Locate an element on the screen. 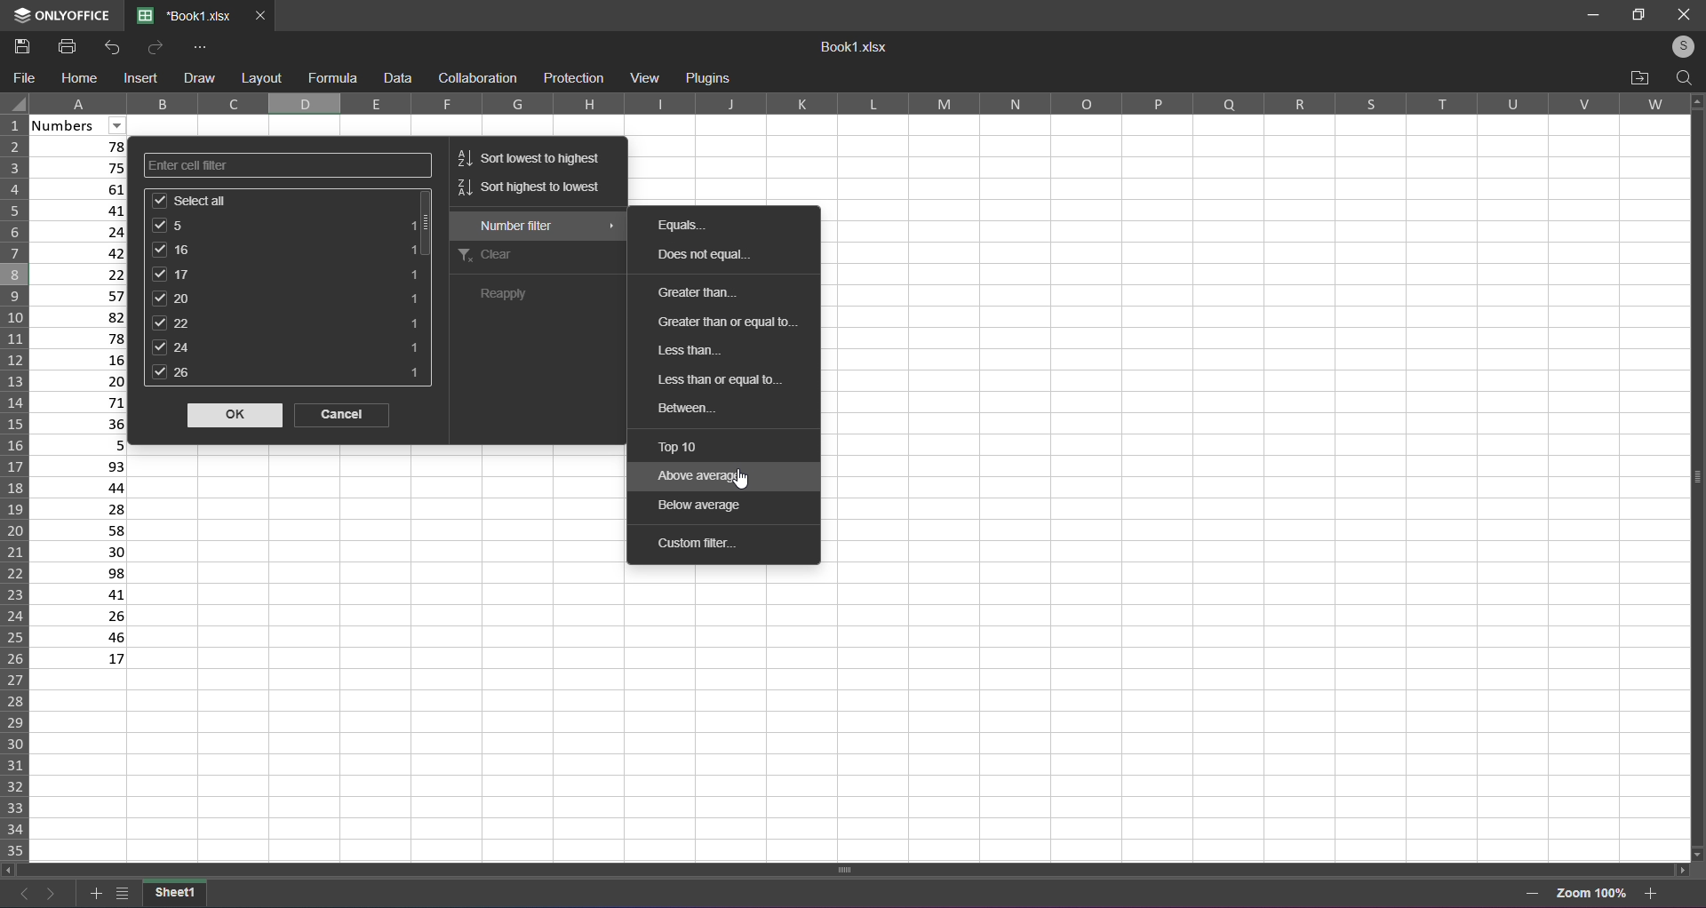 The image size is (1706, 908). 22 is located at coordinates (84, 273).